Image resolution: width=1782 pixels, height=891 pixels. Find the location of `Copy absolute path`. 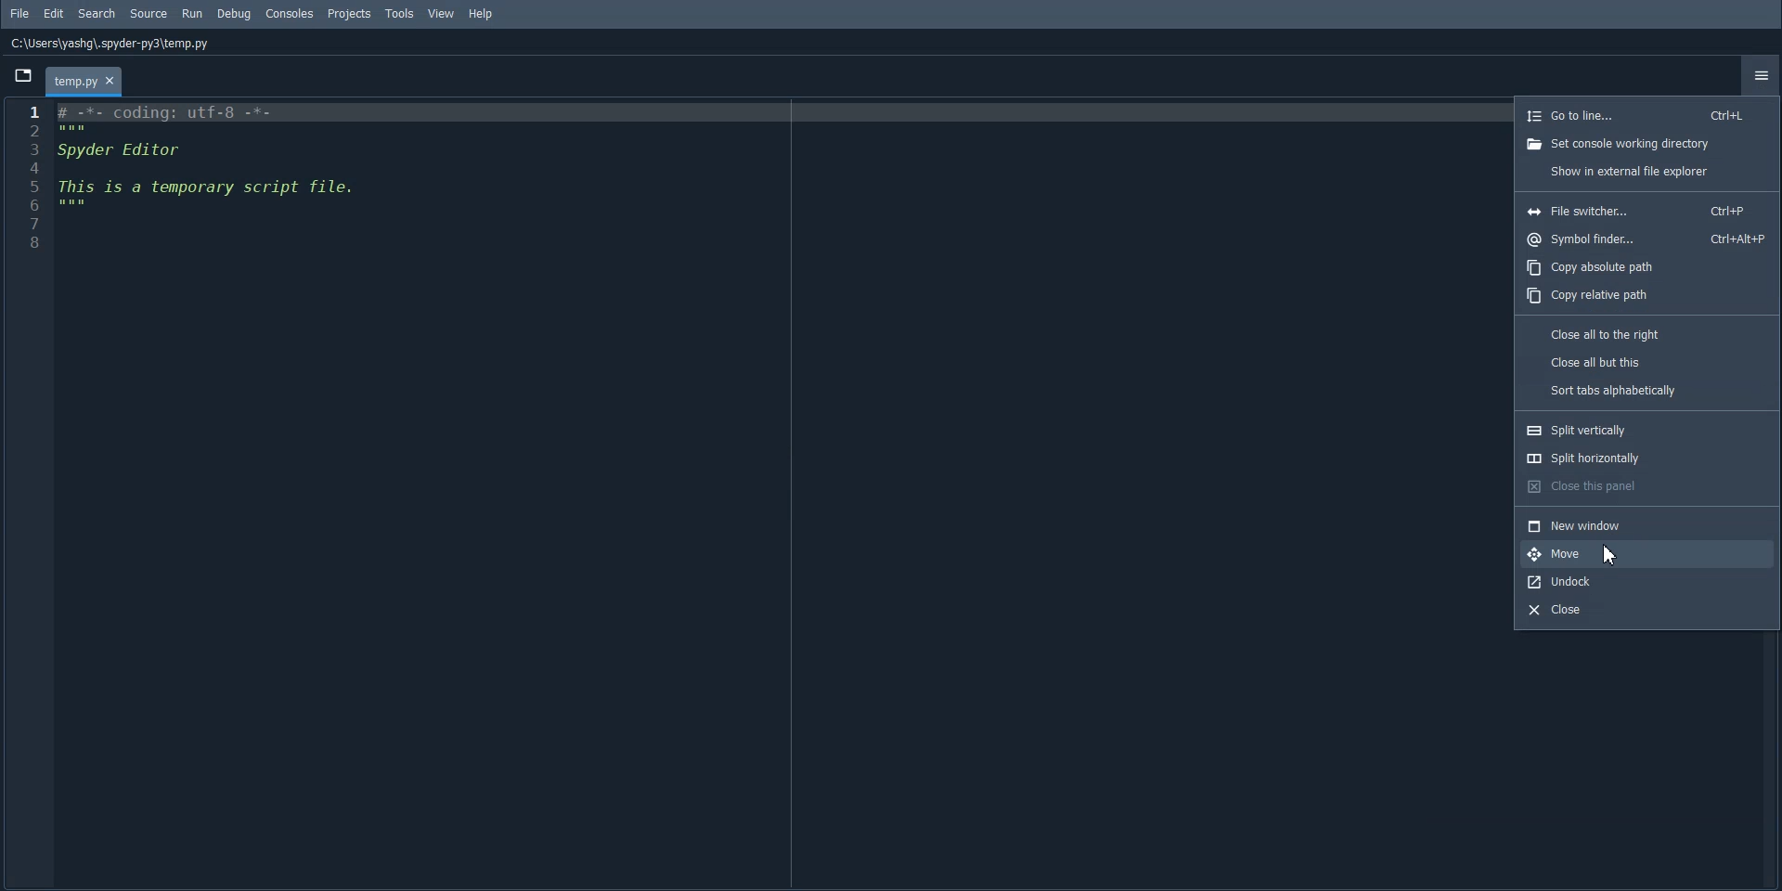

Copy absolute path is located at coordinates (1646, 268).